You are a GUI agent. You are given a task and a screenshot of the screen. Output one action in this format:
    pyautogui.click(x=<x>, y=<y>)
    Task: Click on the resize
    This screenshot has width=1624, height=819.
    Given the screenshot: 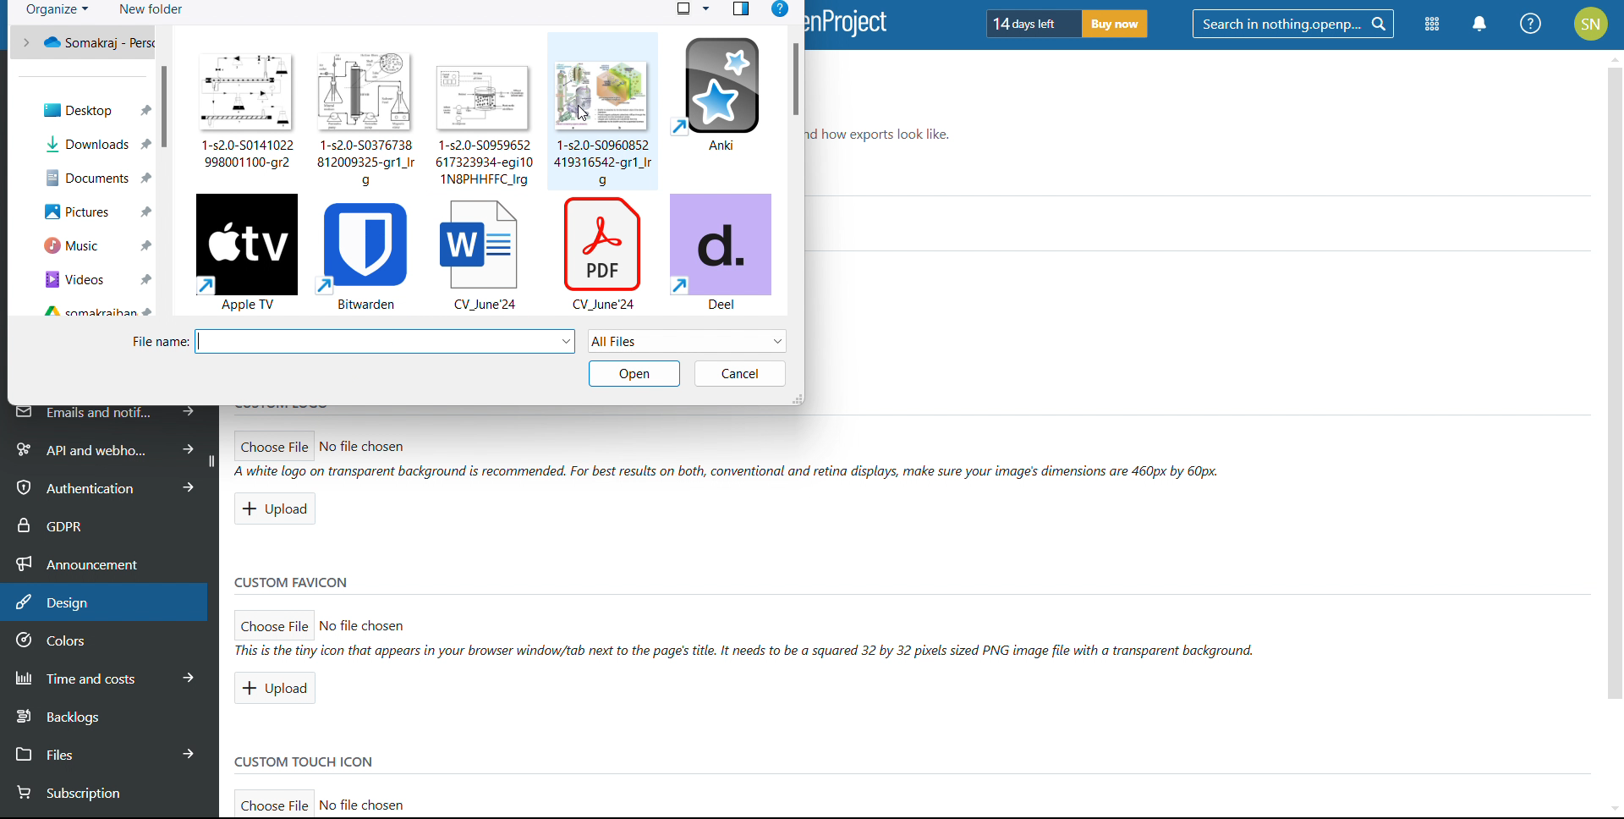 What is the action you would take?
    pyautogui.click(x=795, y=397)
    